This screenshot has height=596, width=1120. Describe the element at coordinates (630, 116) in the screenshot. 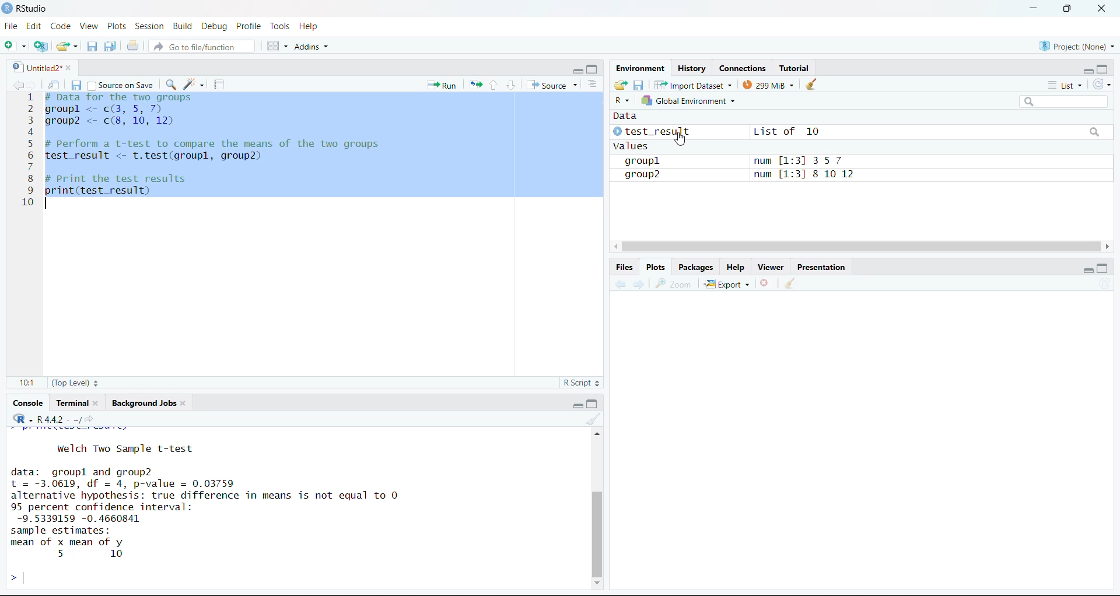

I see `Data` at that location.